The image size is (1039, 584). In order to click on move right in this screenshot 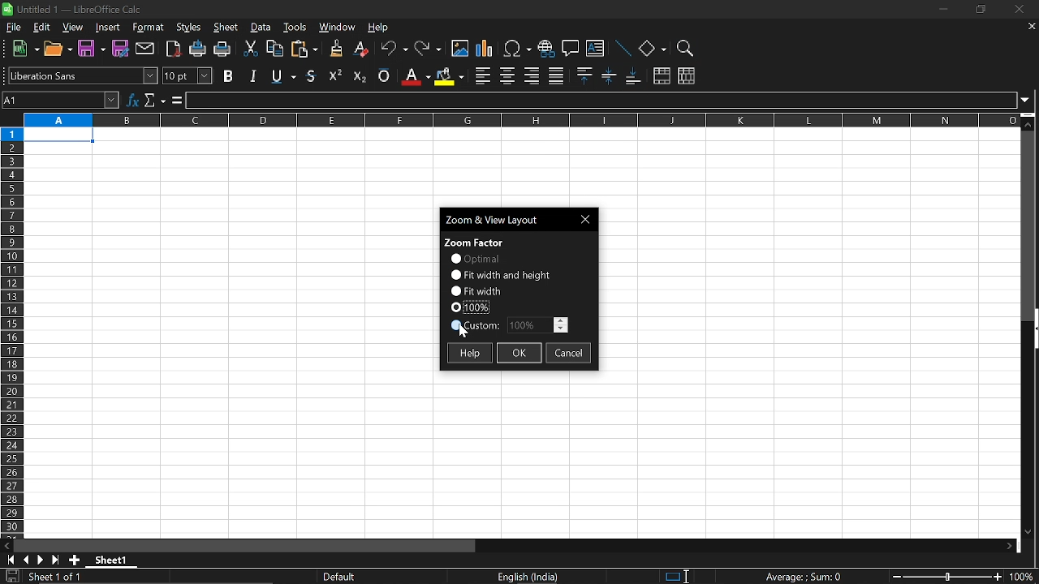, I will do `click(1013, 546)`.